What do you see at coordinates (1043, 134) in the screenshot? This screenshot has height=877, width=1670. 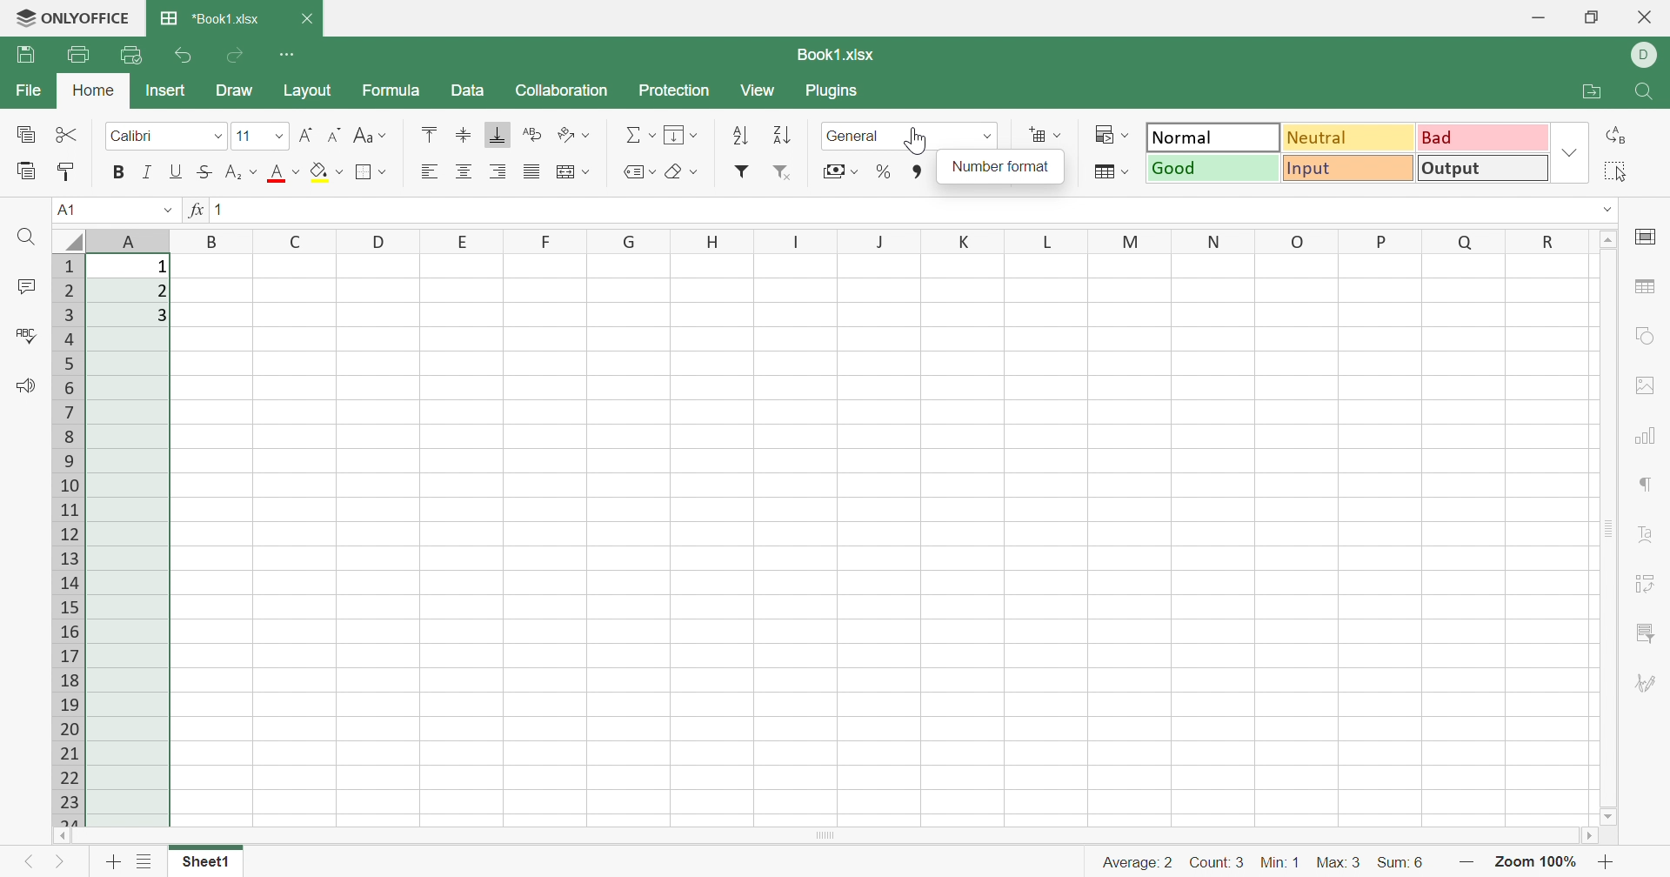 I see `Add cells` at bounding box center [1043, 134].